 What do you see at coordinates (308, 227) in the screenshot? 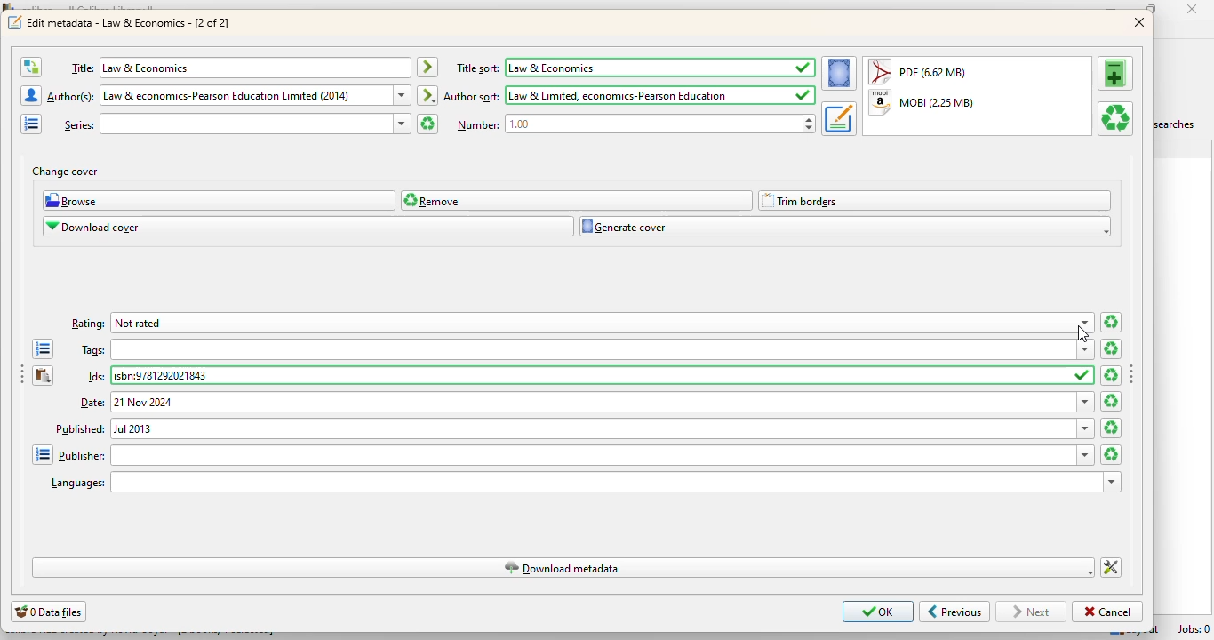
I see `download cover` at bounding box center [308, 227].